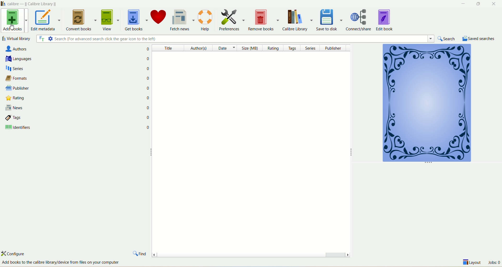  What do you see at coordinates (61, 49) in the screenshot?
I see `authors` at bounding box center [61, 49].